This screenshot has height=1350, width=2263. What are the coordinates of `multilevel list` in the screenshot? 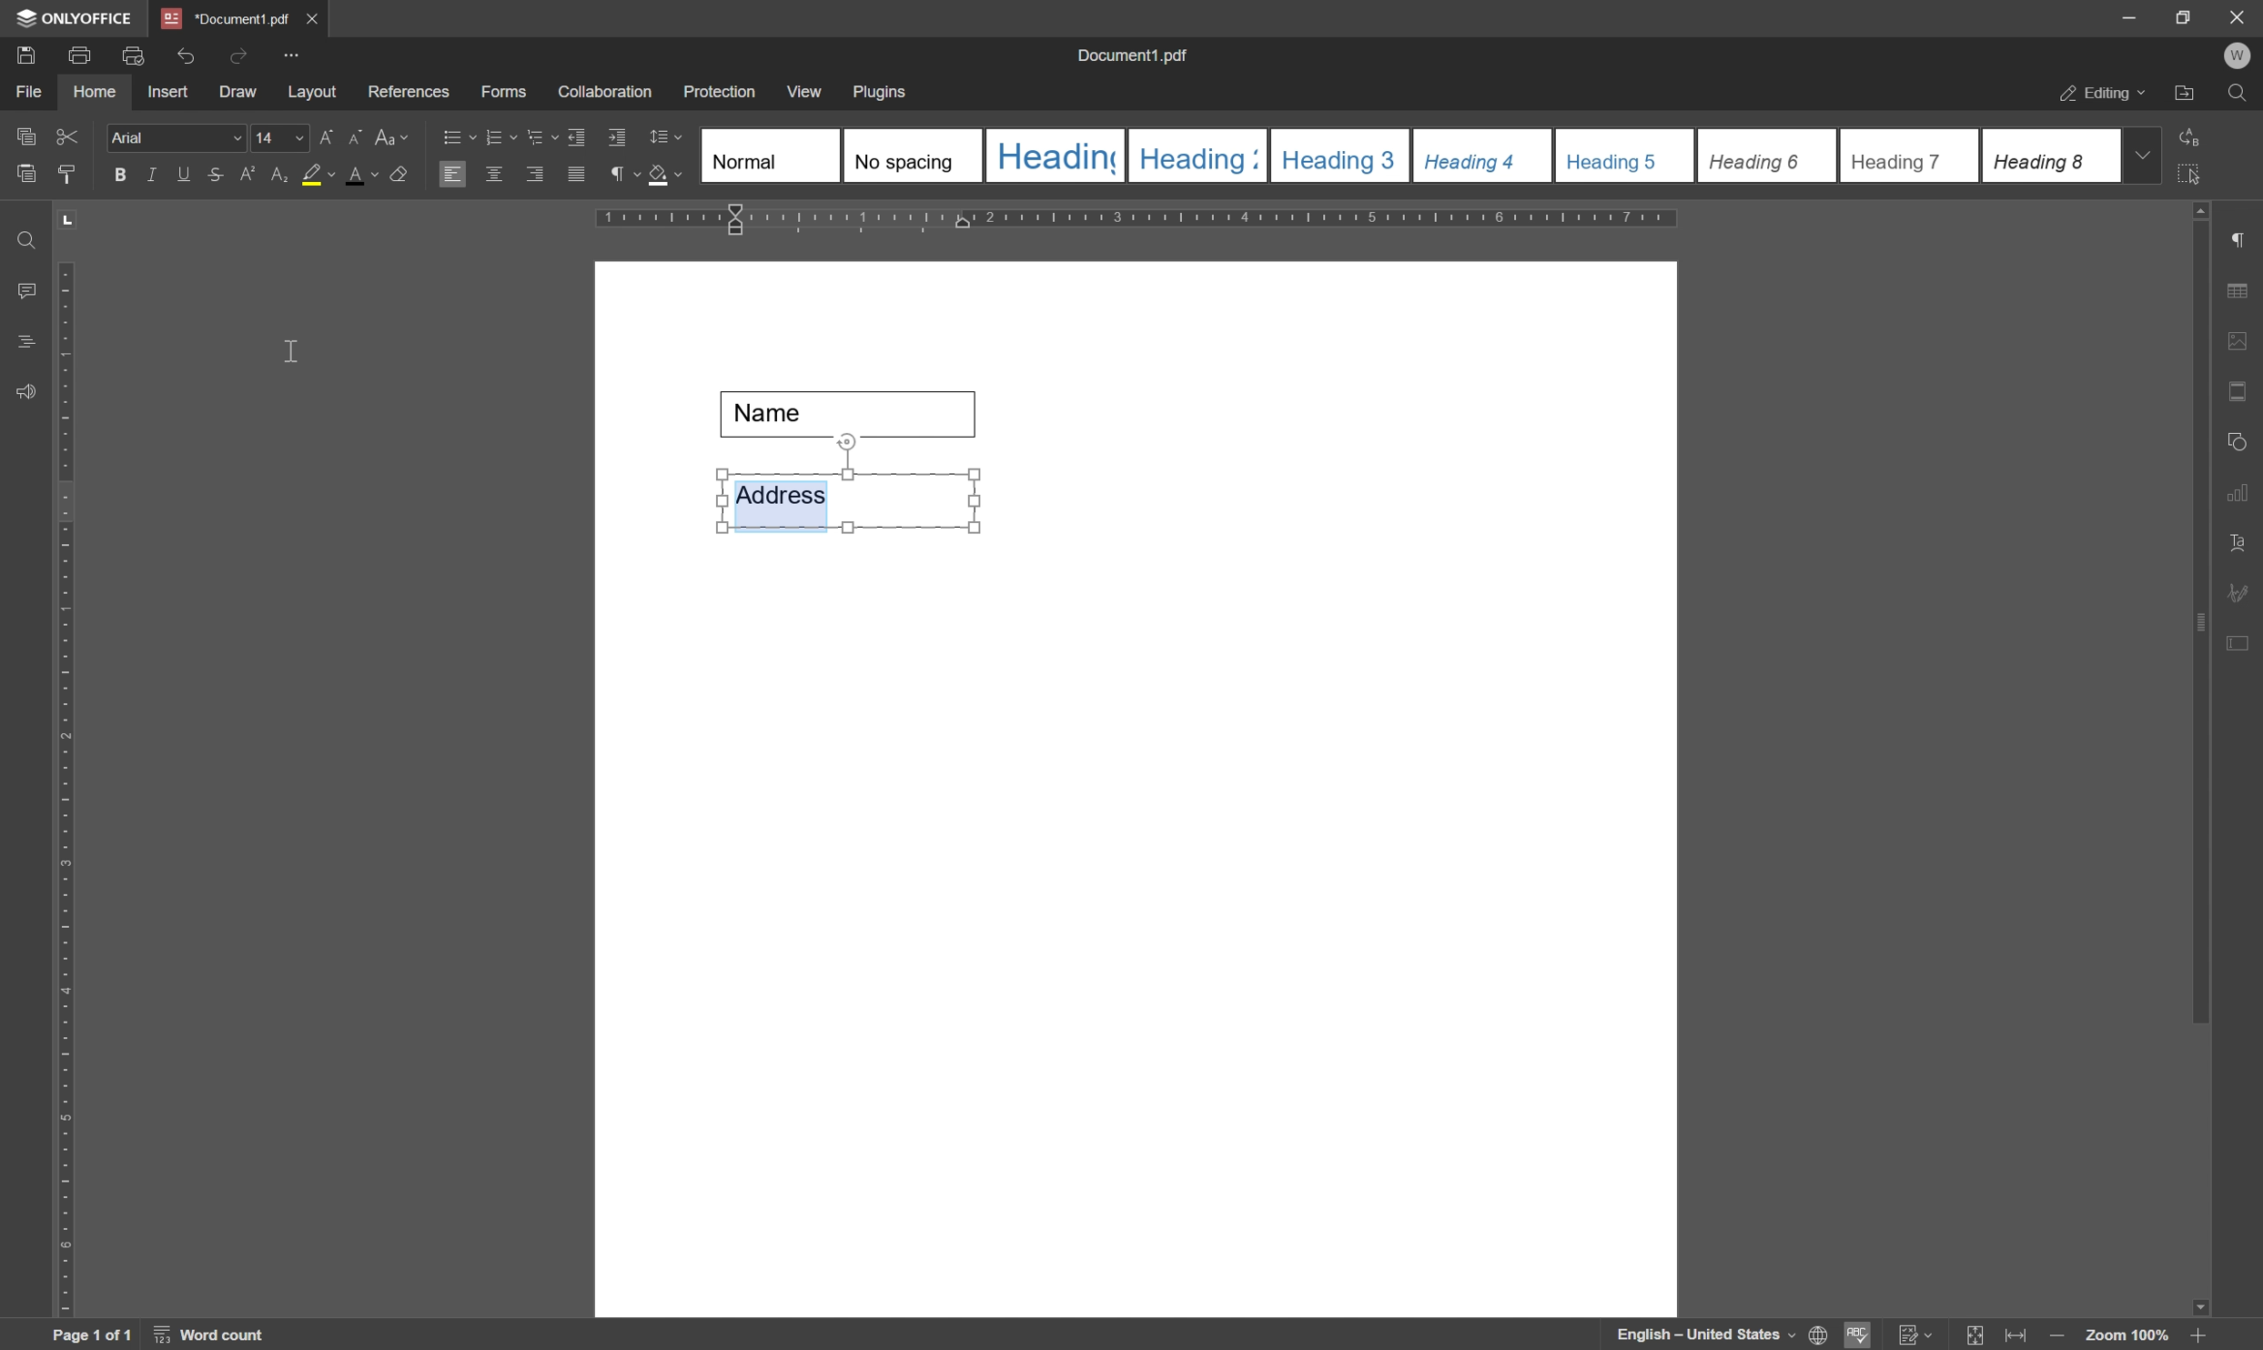 It's located at (540, 137).